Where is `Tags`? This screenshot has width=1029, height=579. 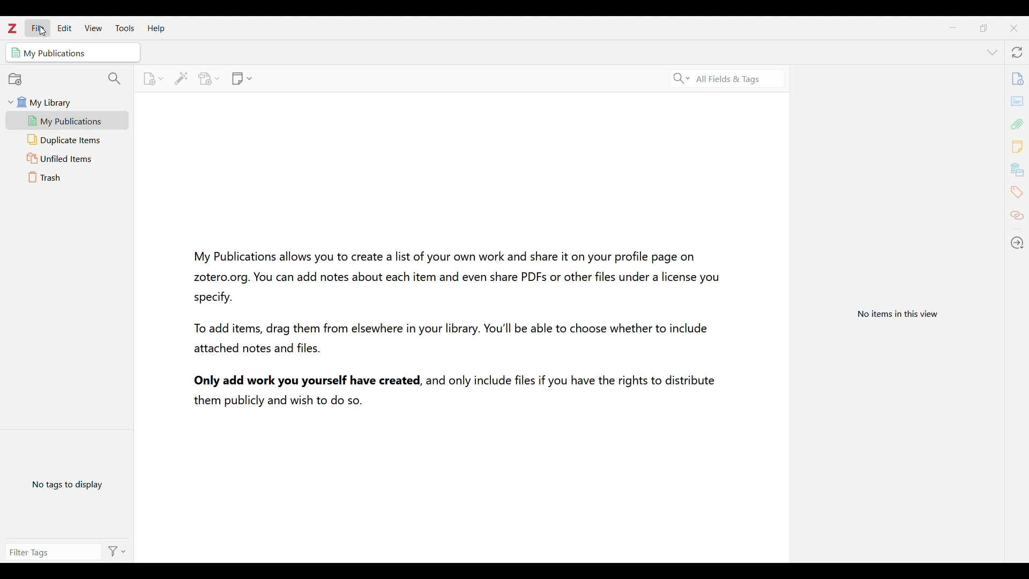 Tags is located at coordinates (1017, 191).